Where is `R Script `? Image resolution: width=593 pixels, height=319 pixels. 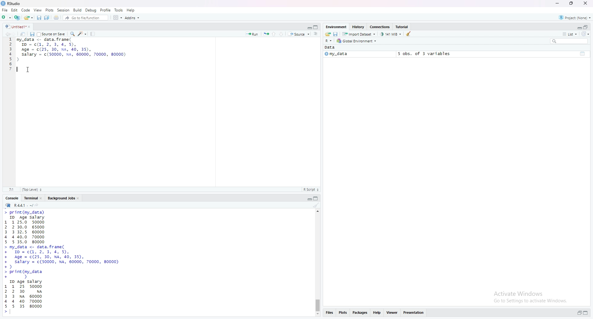
R Script  is located at coordinates (311, 190).